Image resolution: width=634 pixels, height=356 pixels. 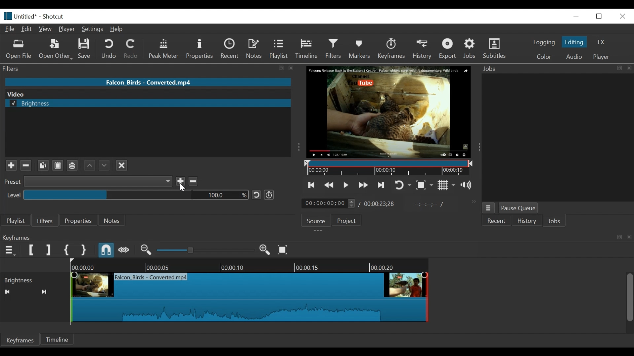 What do you see at coordinates (387, 167) in the screenshot?
I see `Timeline` at bounding box center [387, 167].